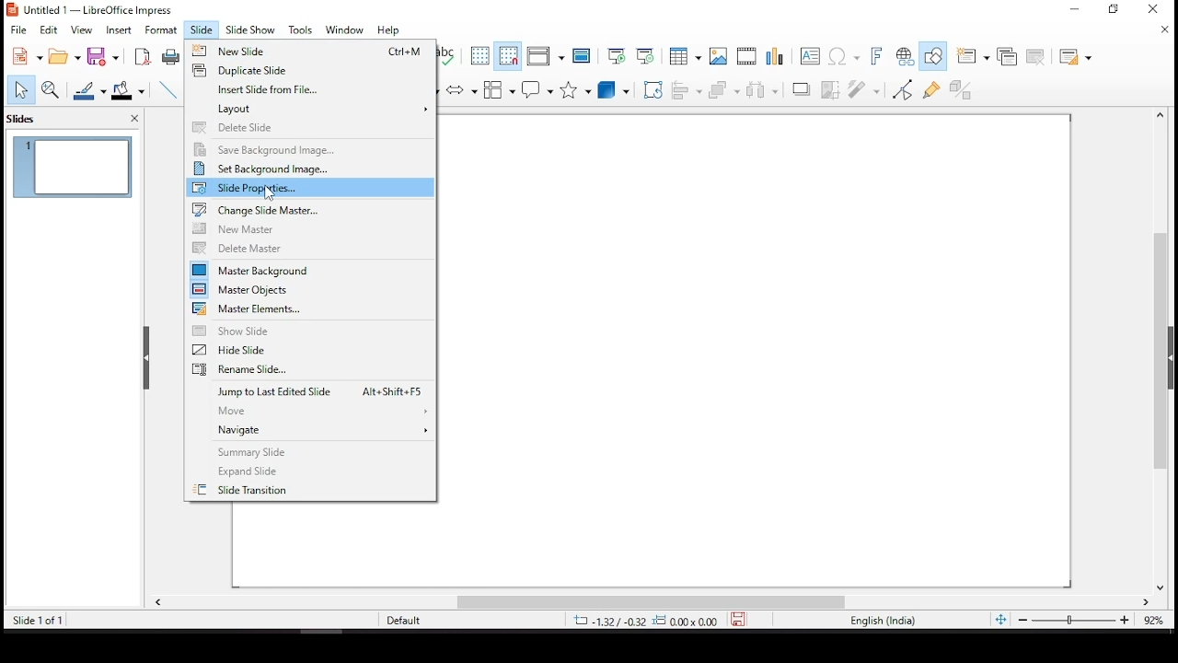 Image resolution: width=1178 pixels, height=663 pixels. What do you see at coordinates (511, 55) in the screenshot?
I see `snap to grid` at bounding box center [511, 55].